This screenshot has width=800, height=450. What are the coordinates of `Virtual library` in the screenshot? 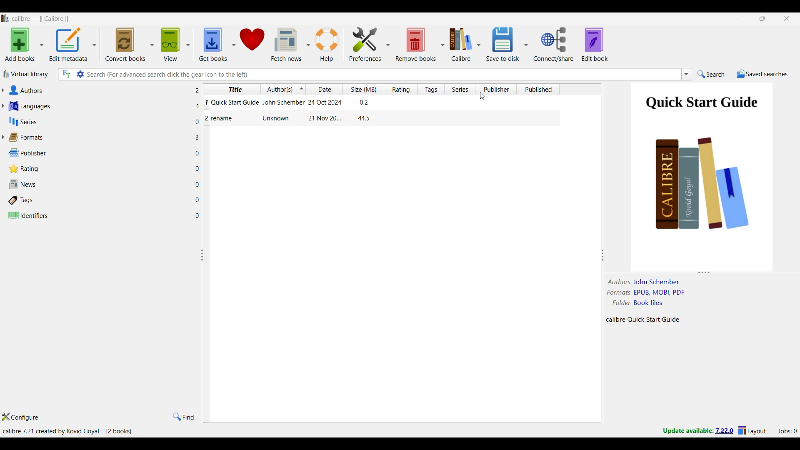 It's located at (26, 74).